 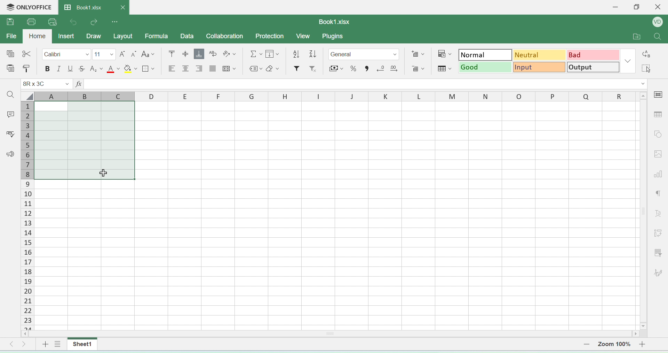 What do you see at coordinates (314, 68) in the screenshot?
I see `remove filter` at bounding box center [314, 68].